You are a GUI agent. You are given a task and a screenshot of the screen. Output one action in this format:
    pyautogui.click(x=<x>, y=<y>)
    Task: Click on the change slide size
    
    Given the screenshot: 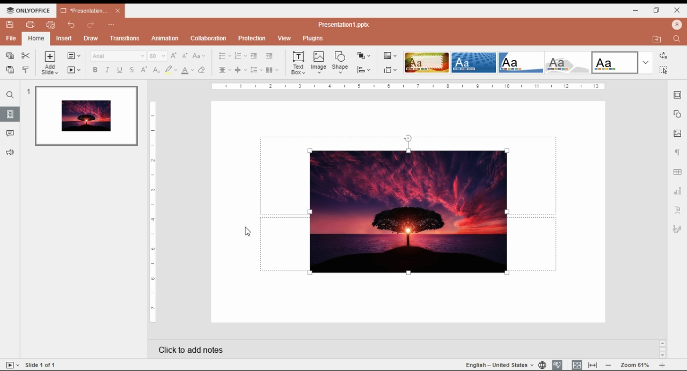 What is the action you would take?
    pyautogui.click(x=389, y=70)
    